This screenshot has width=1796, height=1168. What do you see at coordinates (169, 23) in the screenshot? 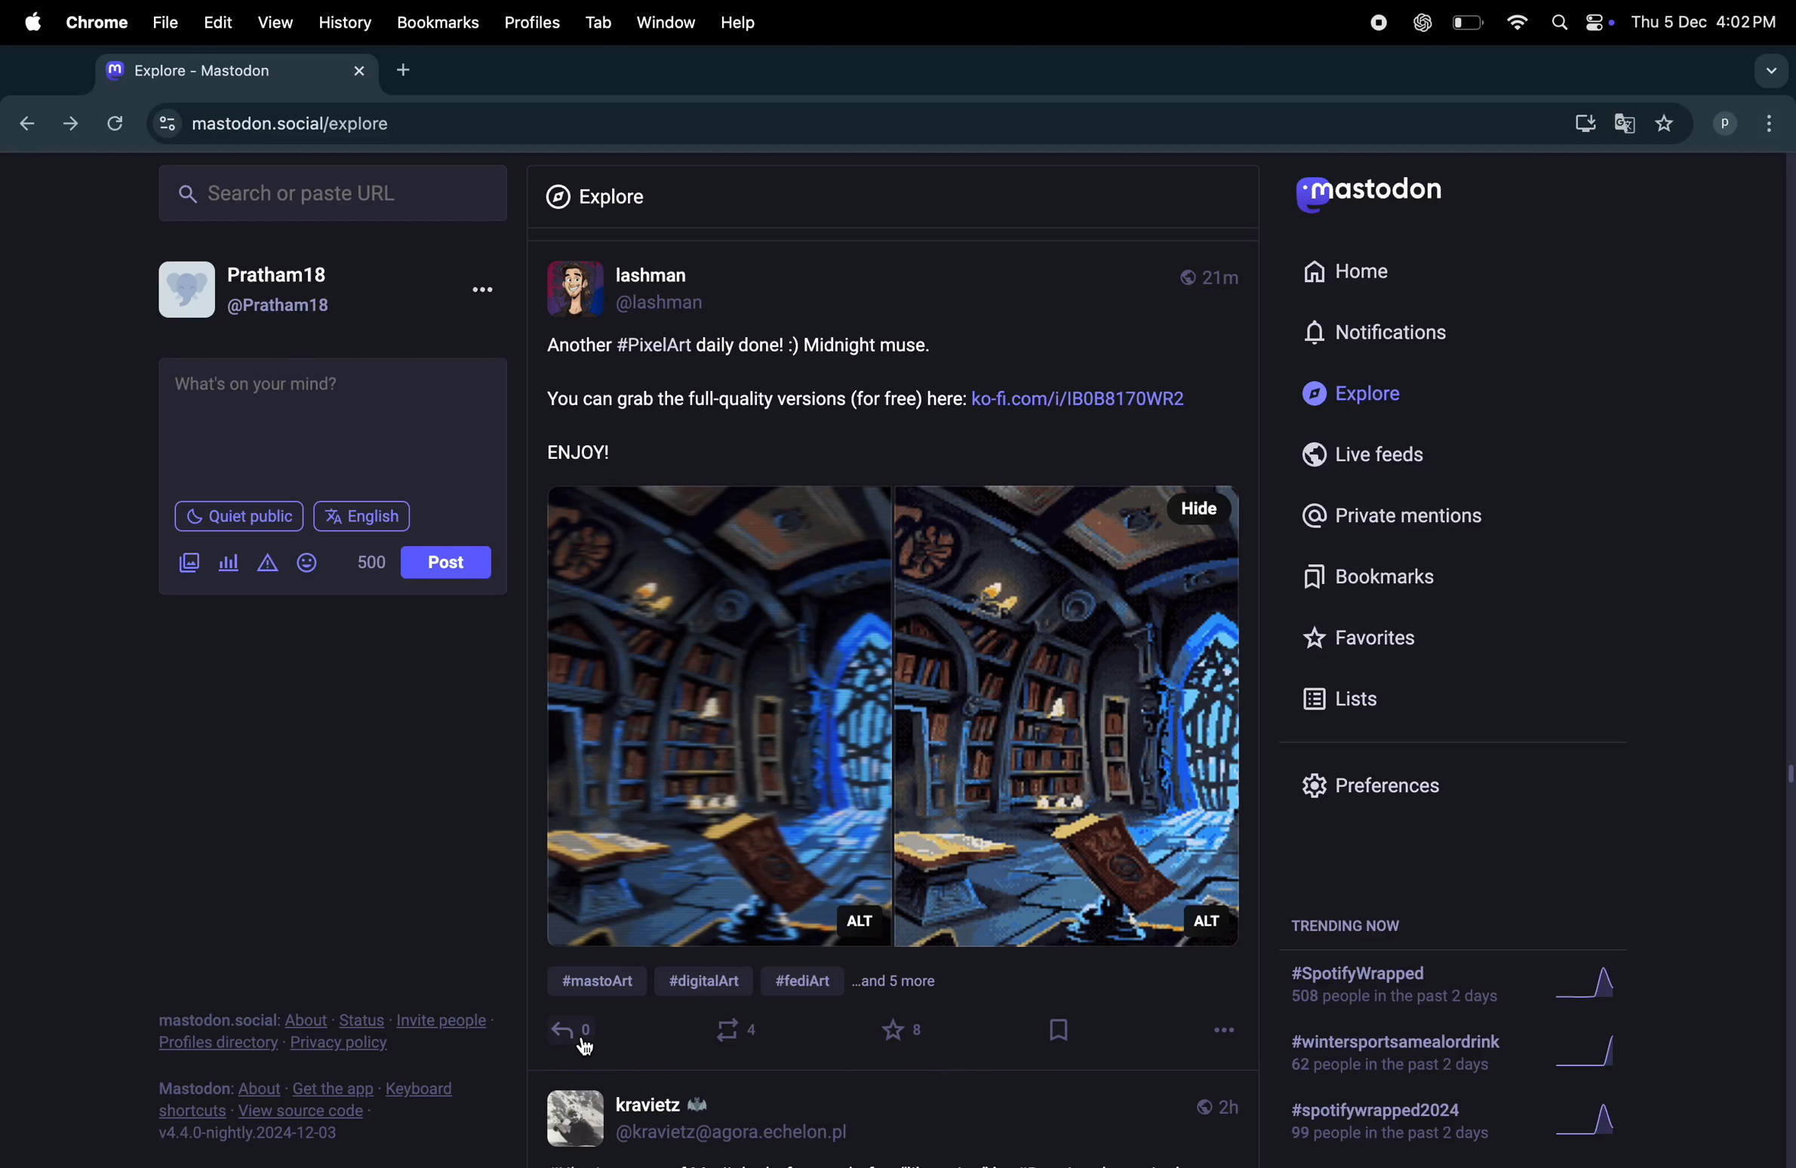
I see `file` at bounding box center [169, 23].